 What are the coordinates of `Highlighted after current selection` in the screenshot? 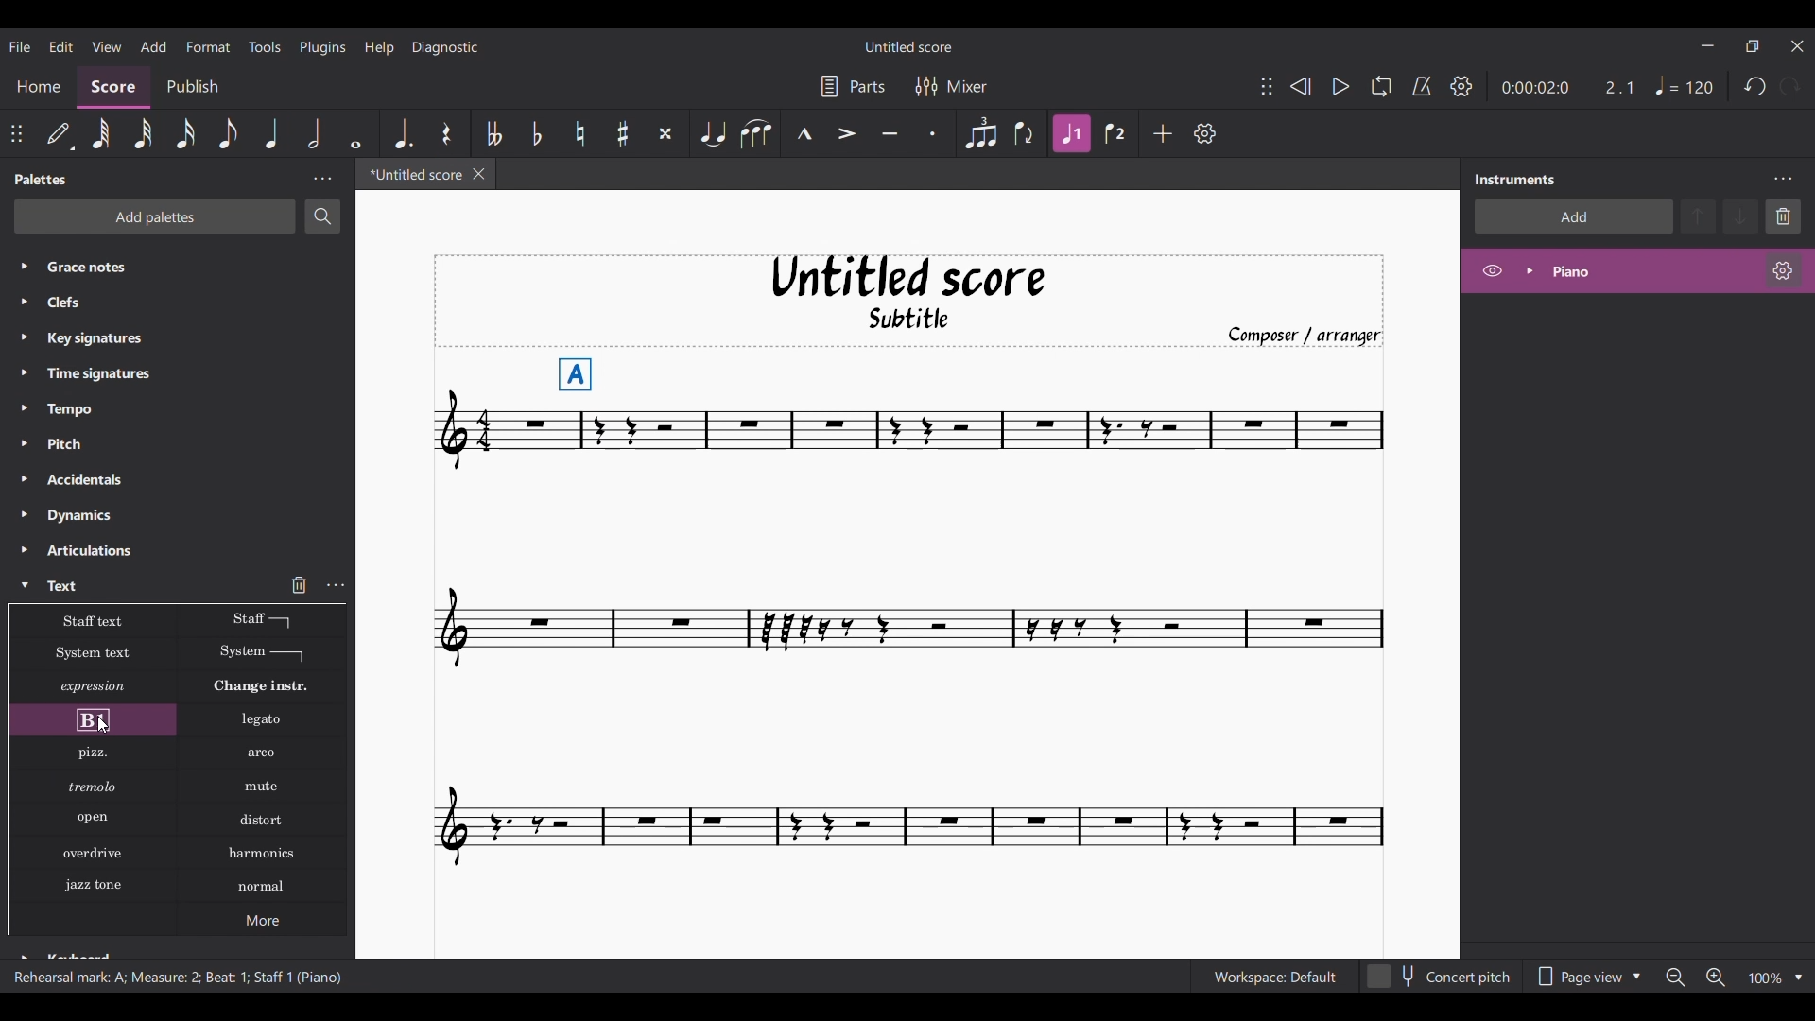 It's located at (1072, 133).